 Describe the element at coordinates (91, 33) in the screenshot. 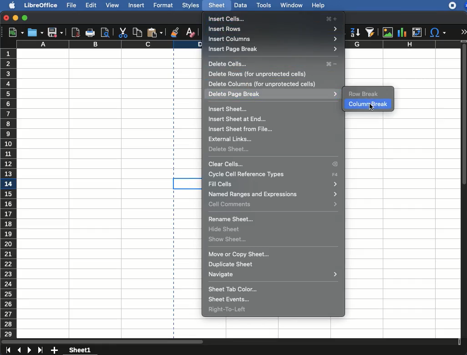

I see `print` at that location.